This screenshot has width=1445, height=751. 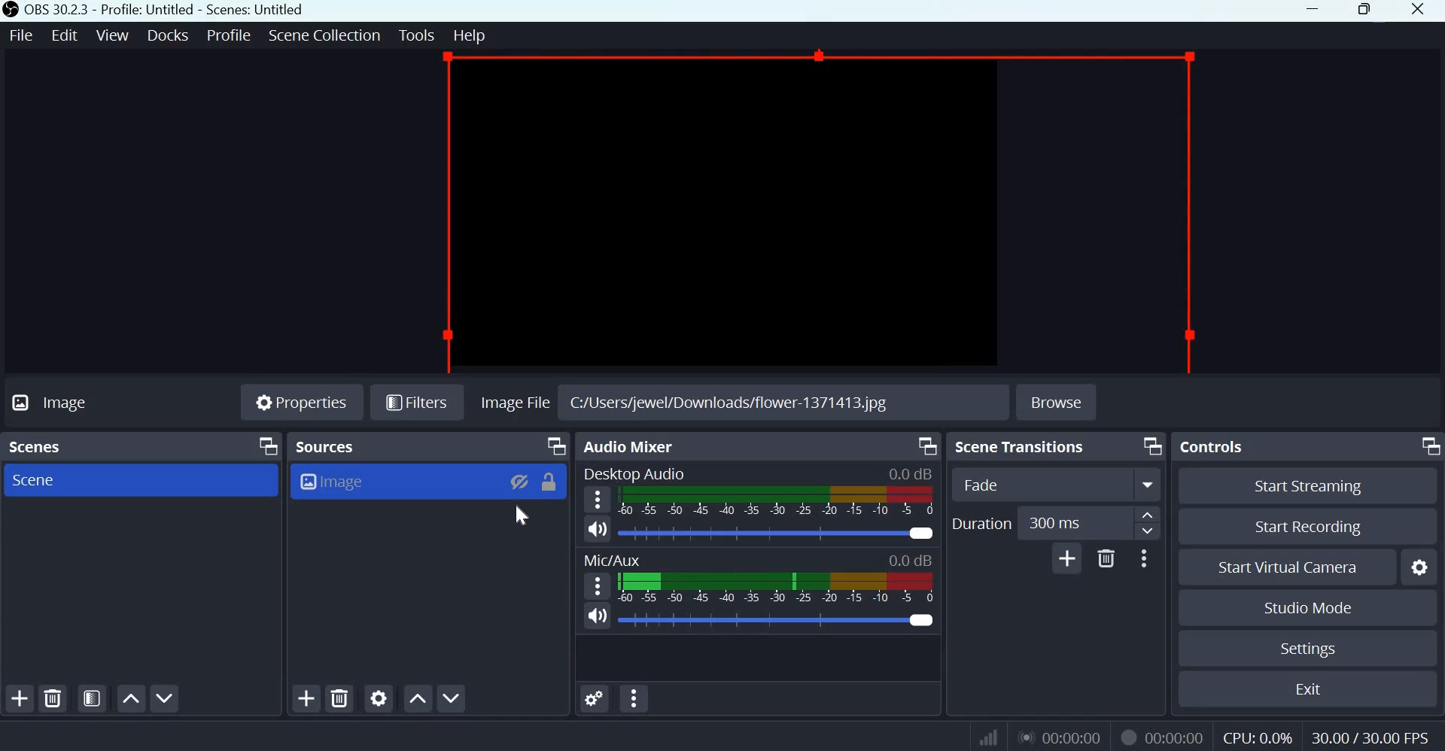 I want to click on Open source properties, so click(x=378, y=698).